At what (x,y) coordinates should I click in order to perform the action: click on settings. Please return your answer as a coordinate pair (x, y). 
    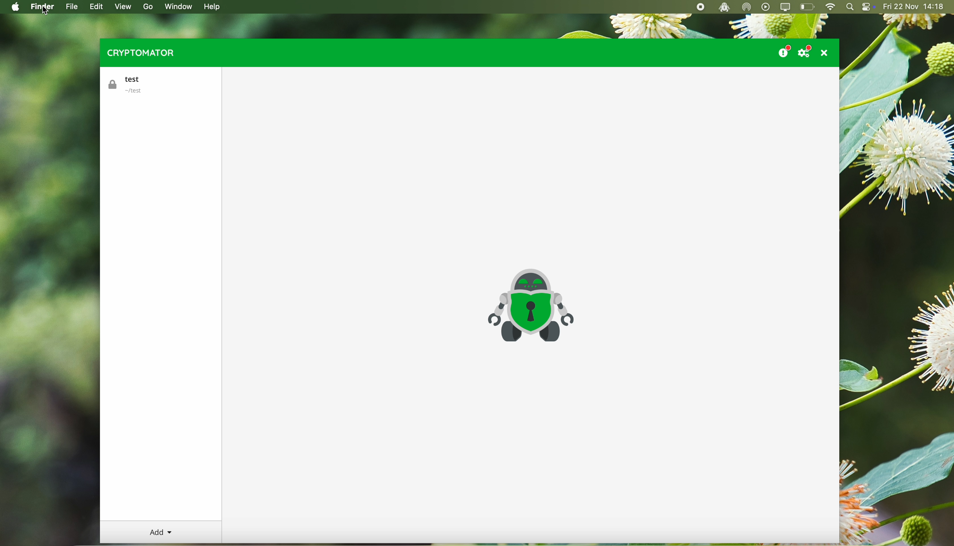
    Looking at the image, I should click on (807, 51).